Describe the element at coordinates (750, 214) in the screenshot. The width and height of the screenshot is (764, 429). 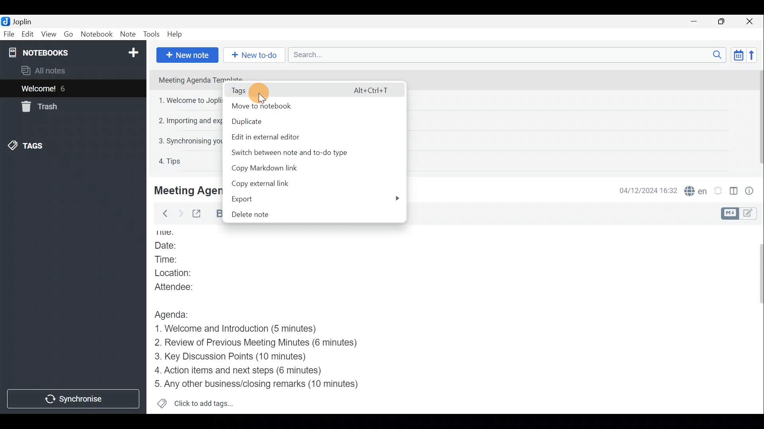
I see `Toggle editors` at that location.